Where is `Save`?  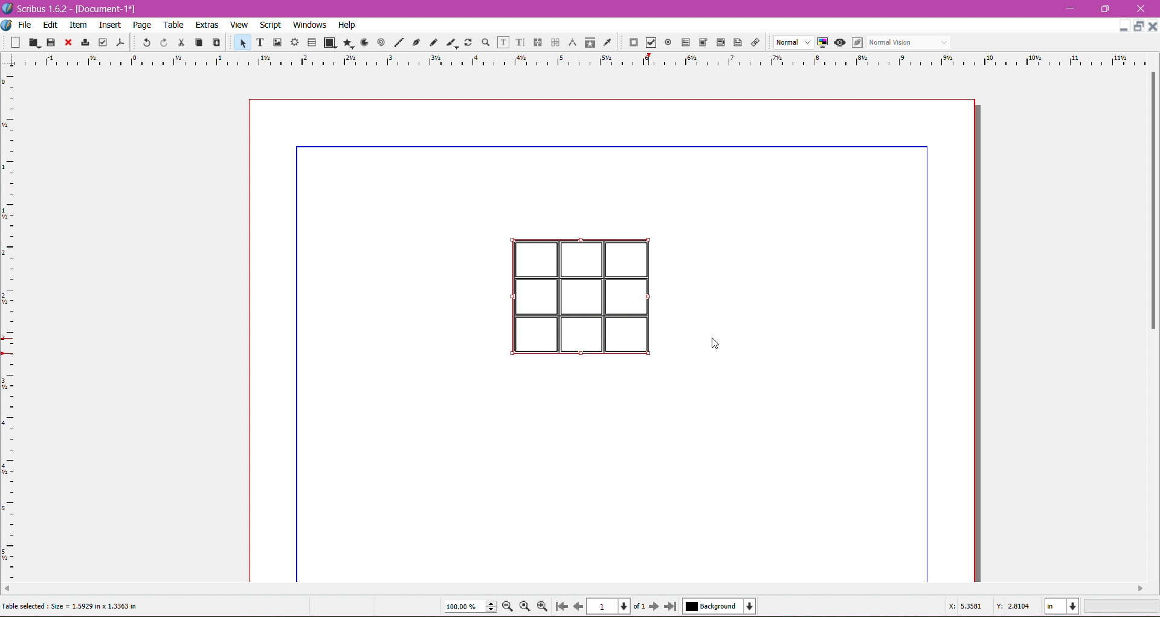
Save is located at coordinates (51, 42).